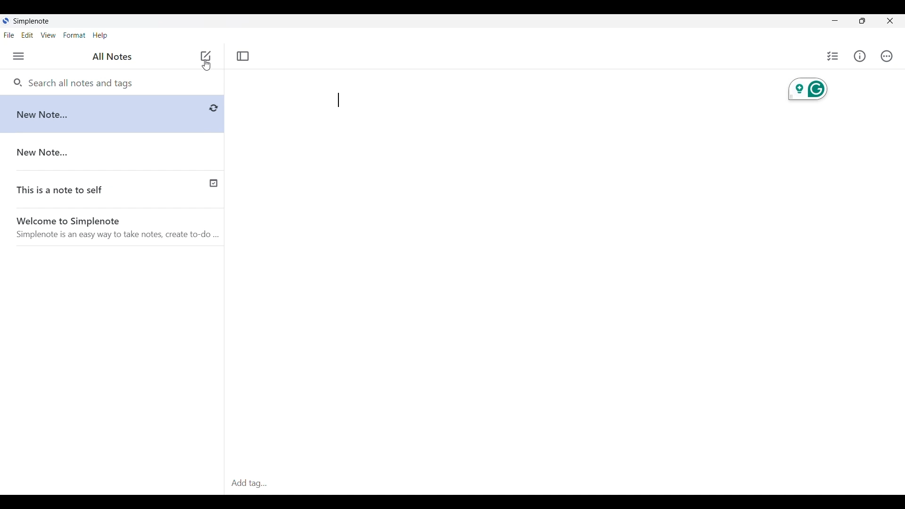  Describe the element at coordinates (206, 65) in the screenshot. I see `Cursor position unchanged ` at that location.